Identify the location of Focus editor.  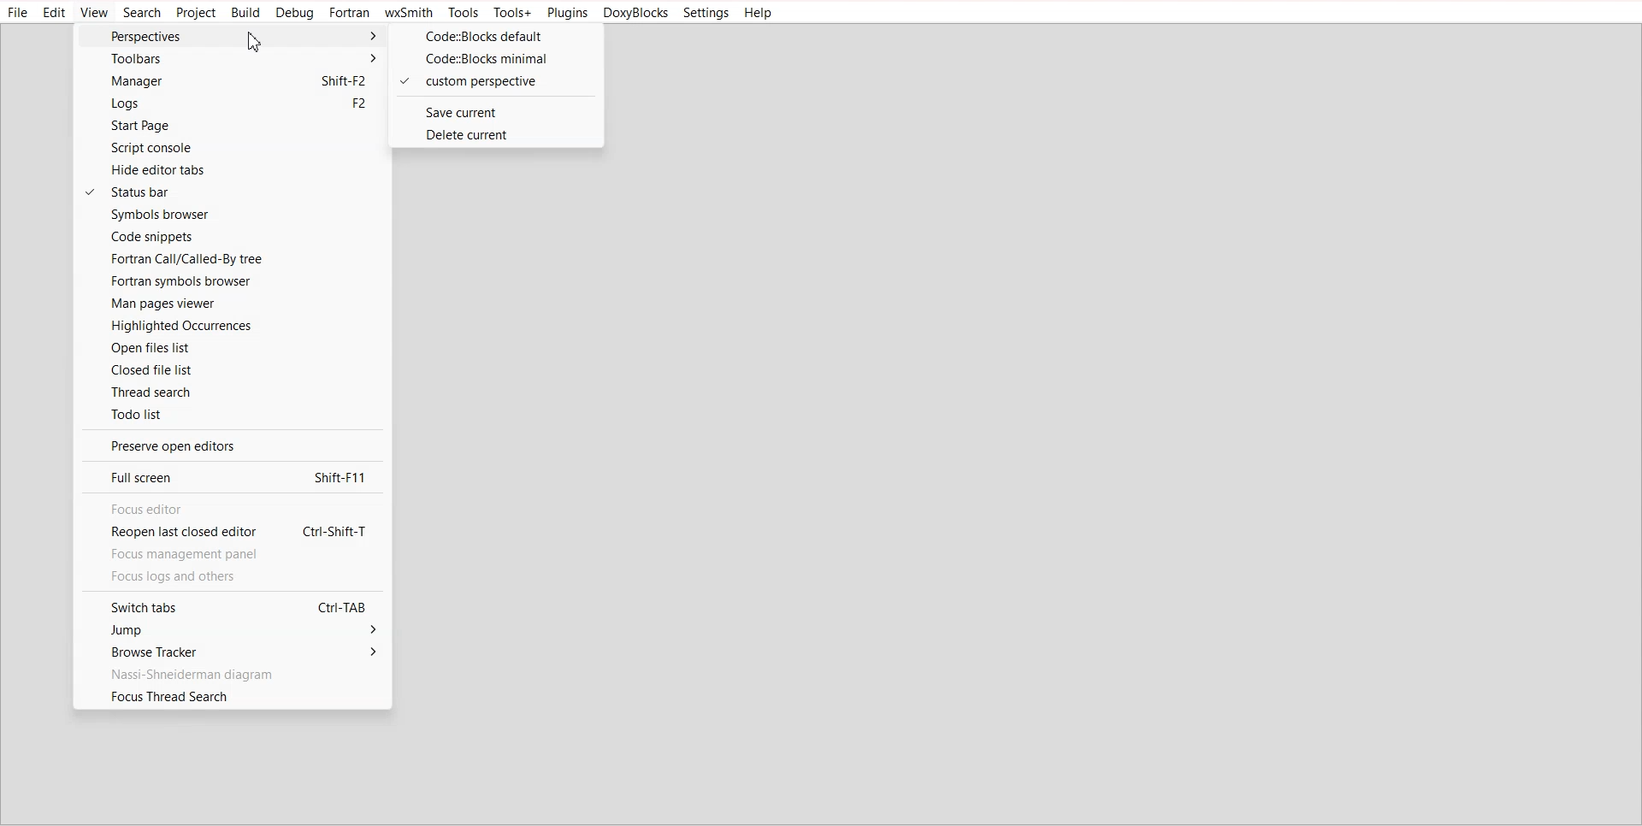
(227, 509).